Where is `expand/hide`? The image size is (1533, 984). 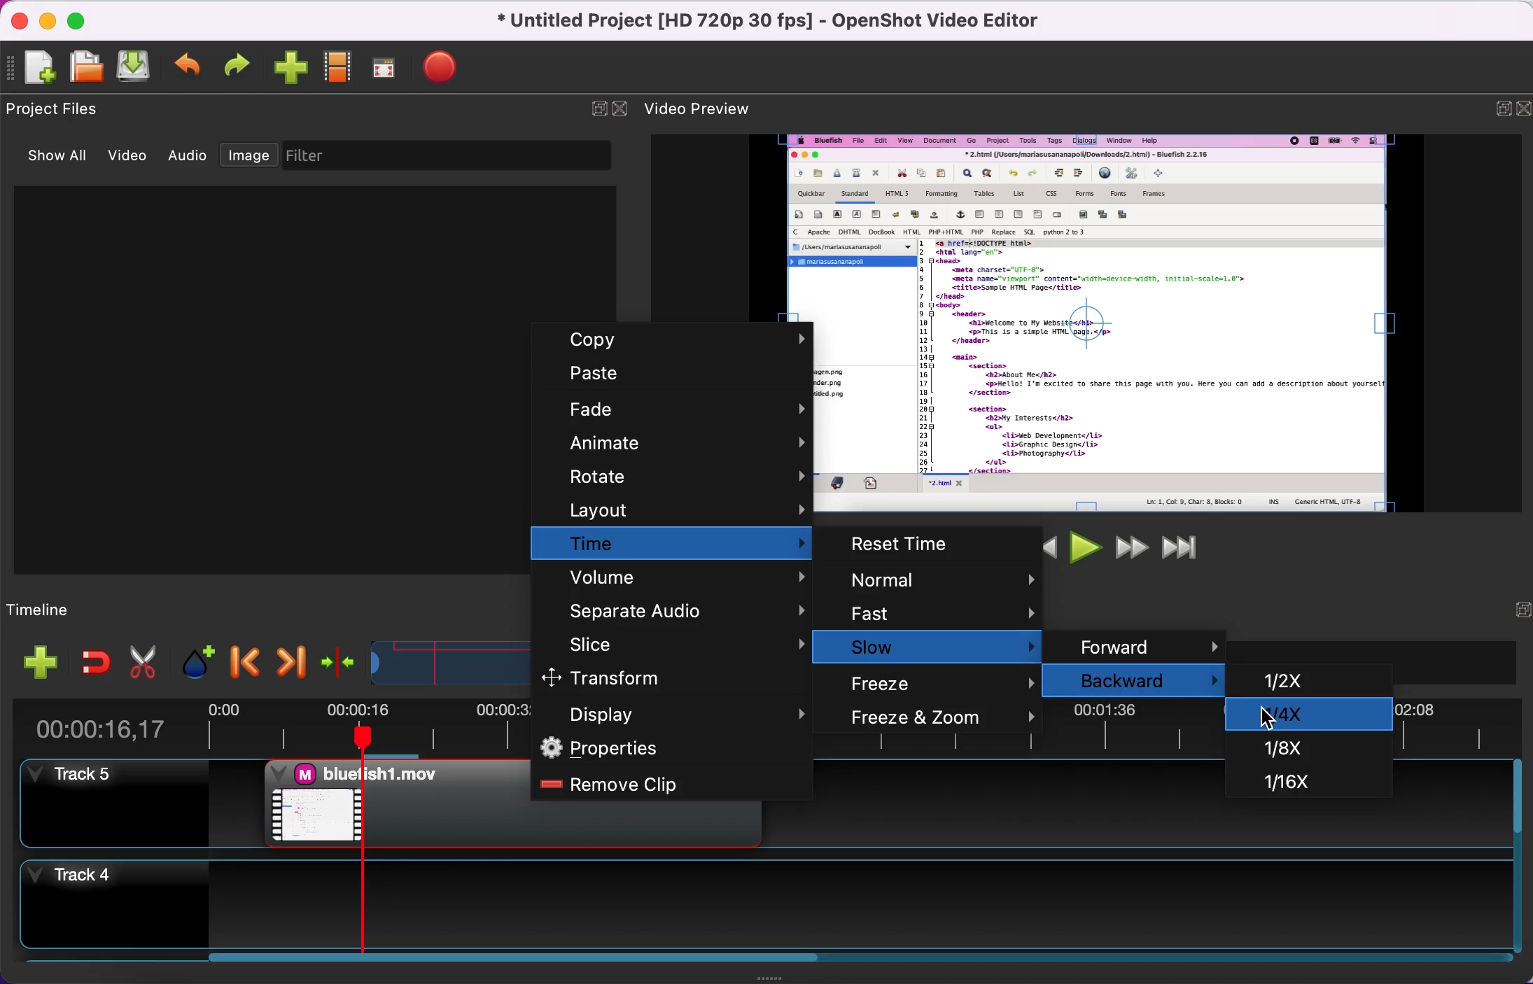 expand/hide is located at coordinates (1494, 108).